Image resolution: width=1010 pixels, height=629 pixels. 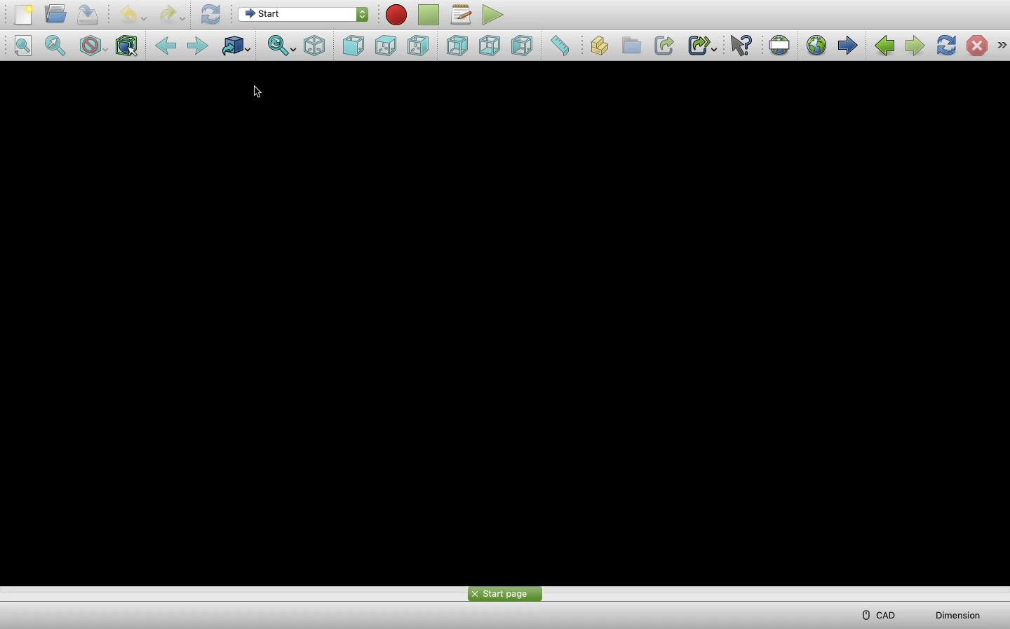 I want to click on CAD, so click(x=882, y=614).